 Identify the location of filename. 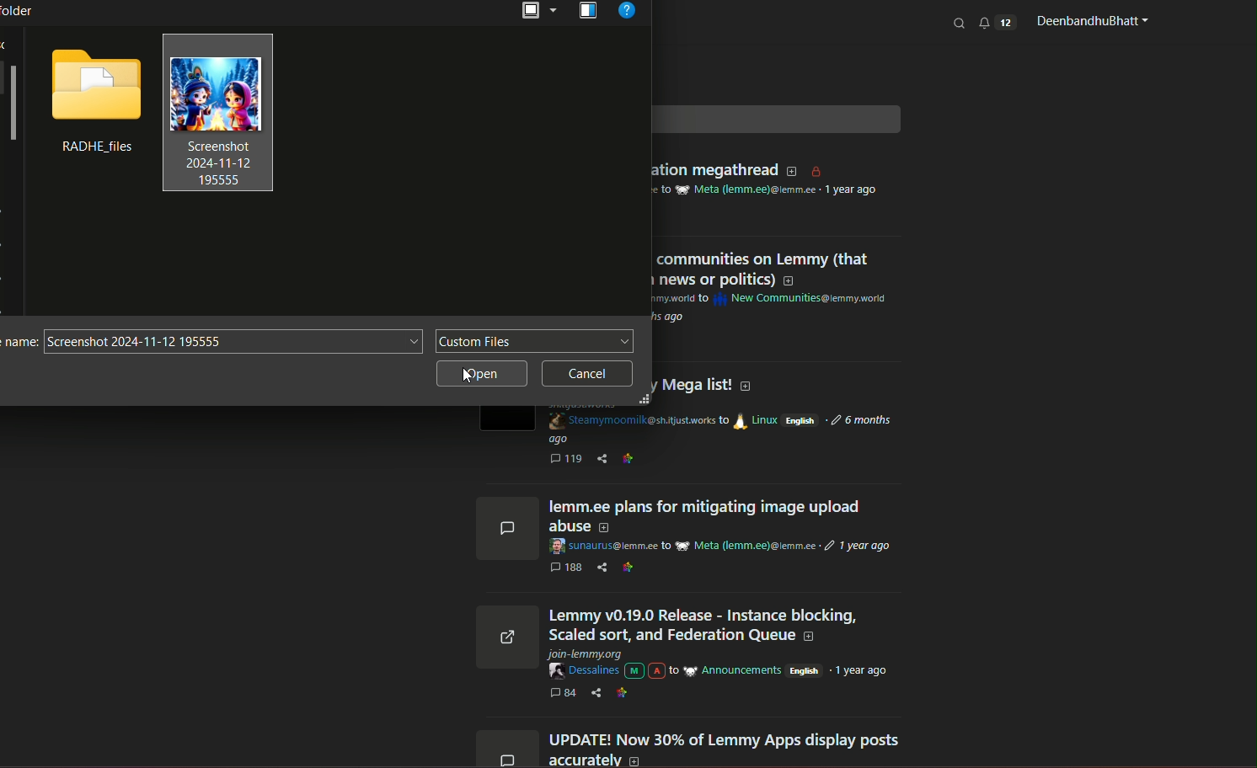
(233, 343).